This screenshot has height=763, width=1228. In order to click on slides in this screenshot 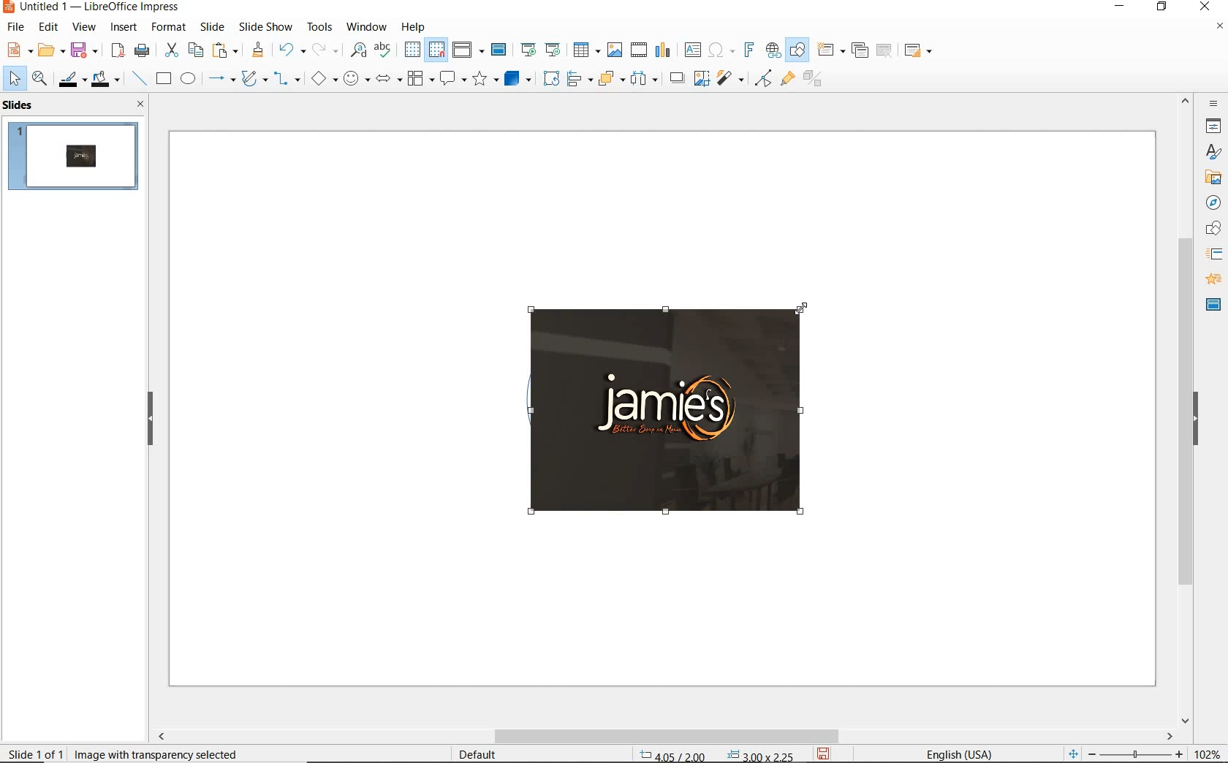, I will do `click(21, 105)`.